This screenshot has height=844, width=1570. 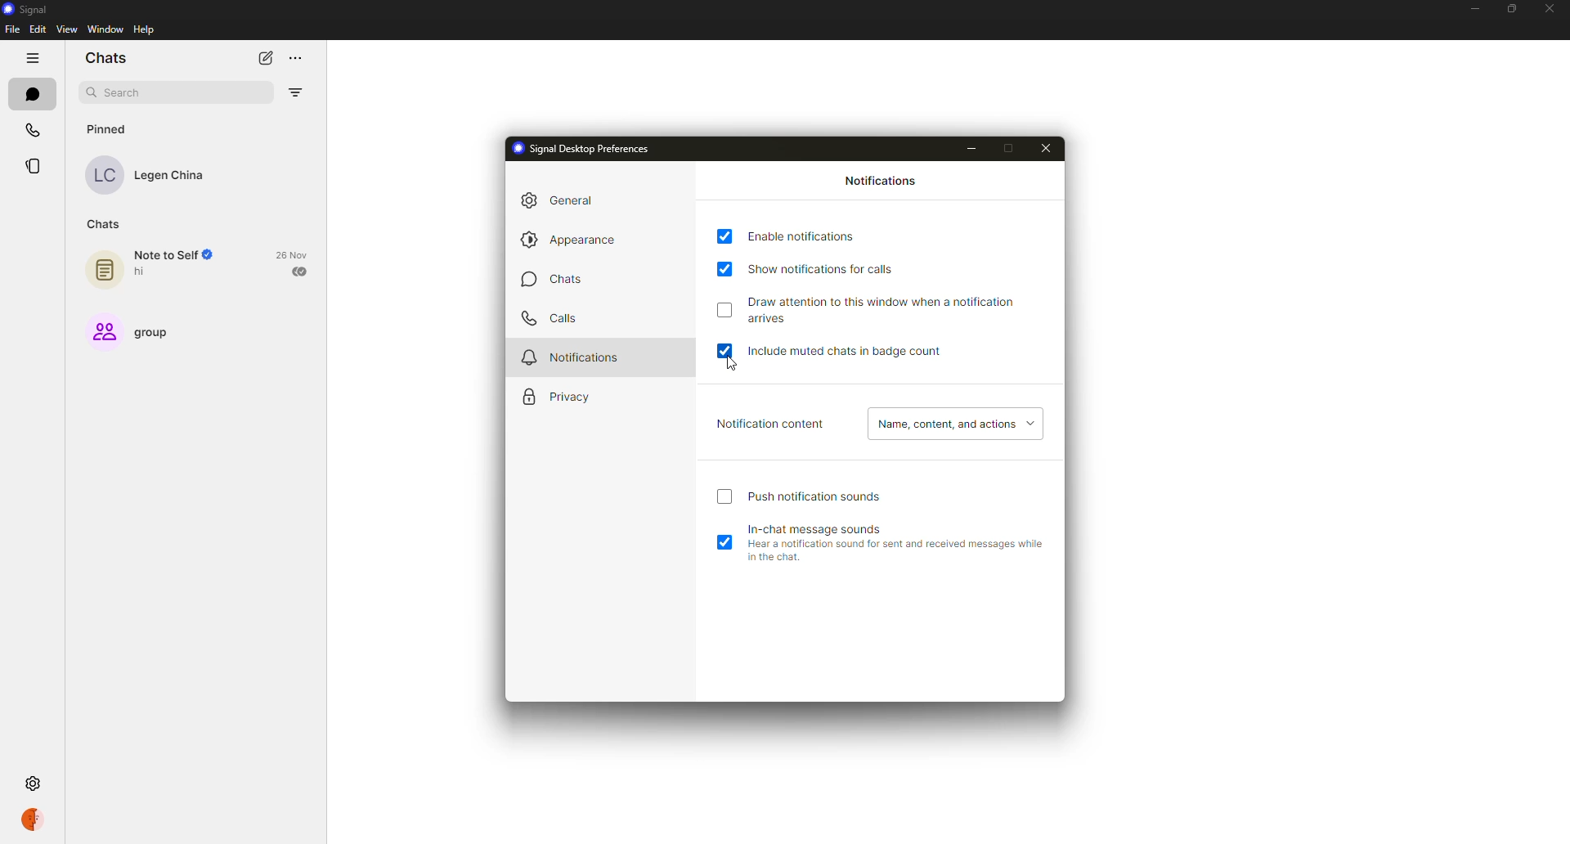 What do you see at coordinates (32, 92) in the screenshot?
I see `chats` at bounding box center [32, 92].